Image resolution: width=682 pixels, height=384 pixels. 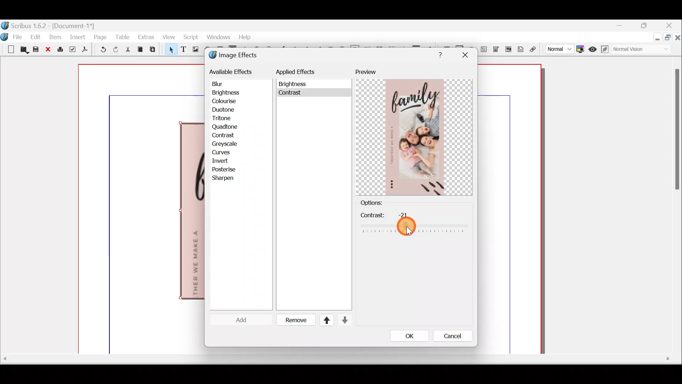 I want to click on Blur, so click(x=224, y=84).